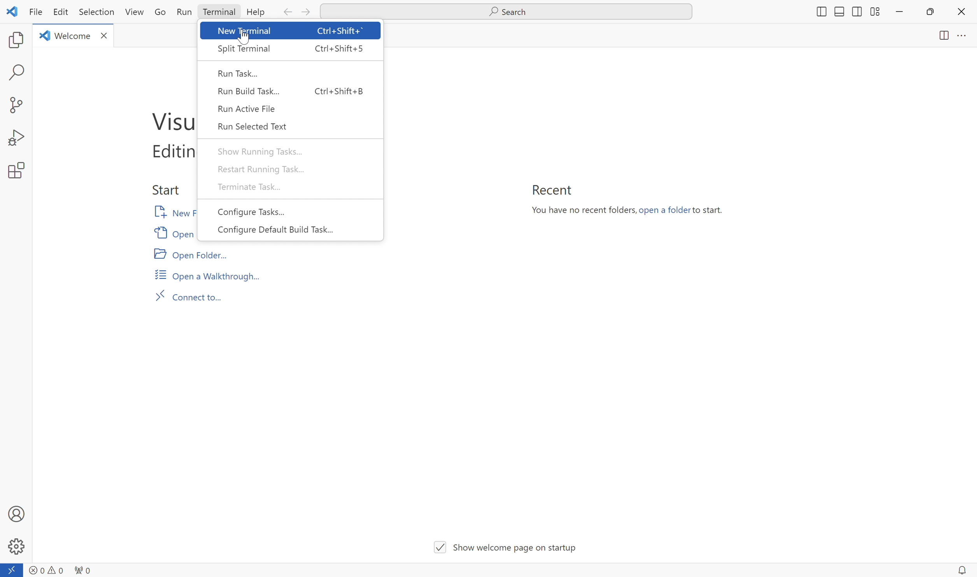  What do you see at coordinates (631, 212) in the screenshot?
I see `You have no recent folders, open a folder to start.` at bounding box center [631, 212].